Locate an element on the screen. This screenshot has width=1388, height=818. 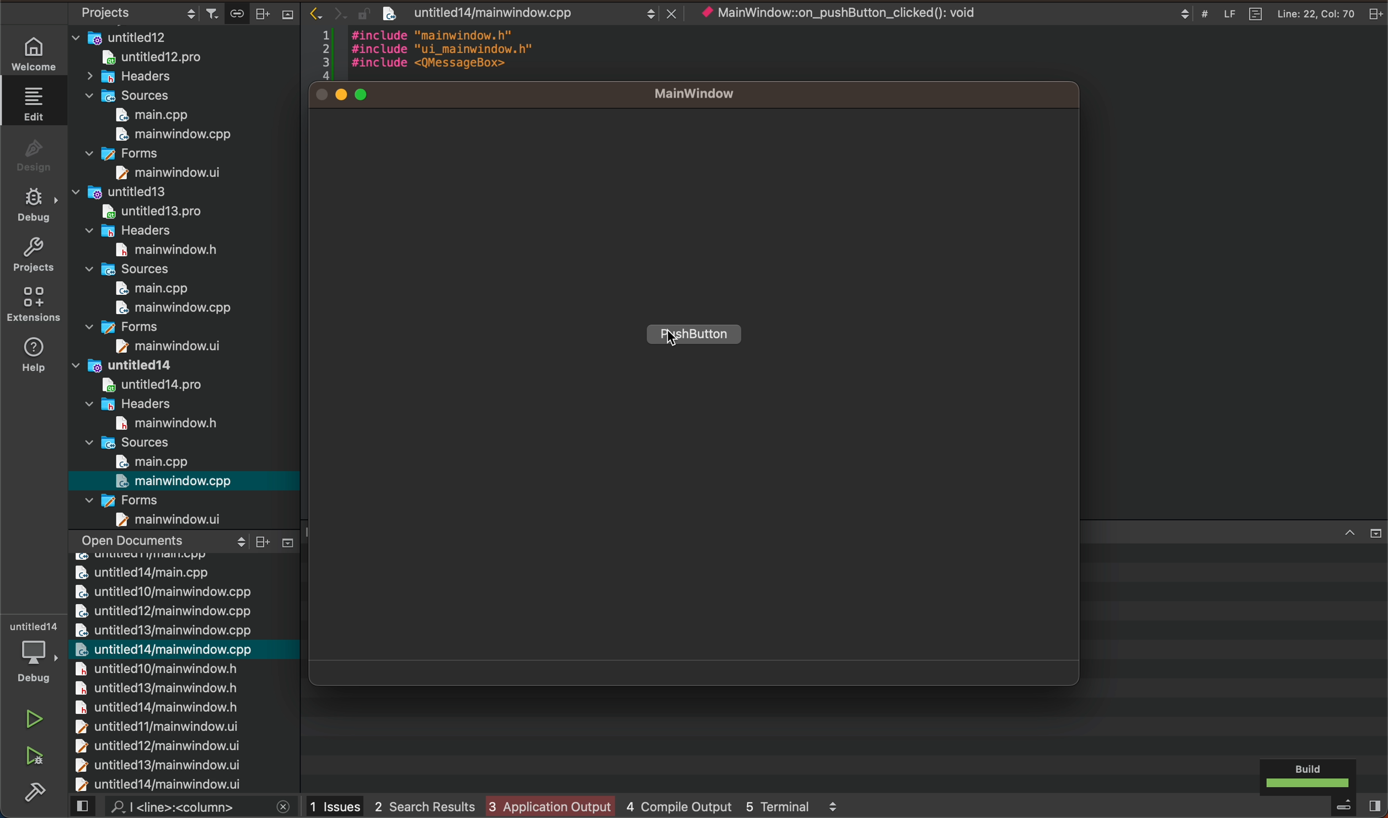
EDIT is located at coordinates (37, 103).